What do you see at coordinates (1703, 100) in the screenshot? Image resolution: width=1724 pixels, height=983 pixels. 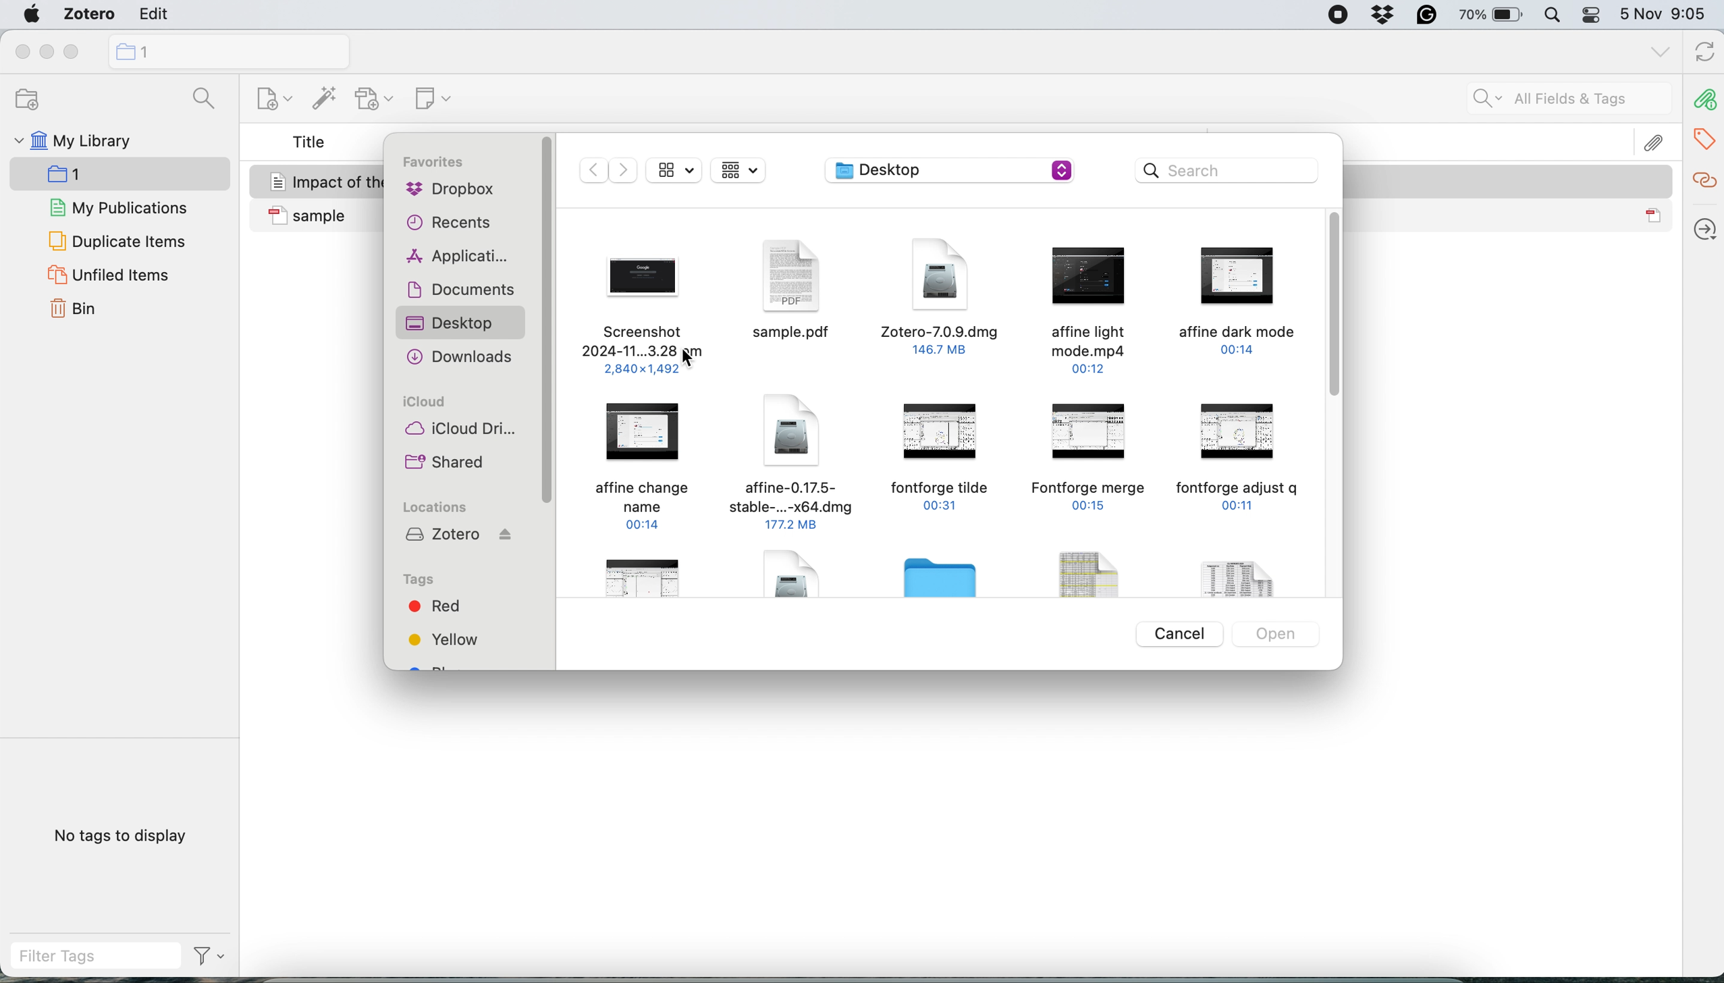 I see `attachements` at bounding box center [1703, 100].